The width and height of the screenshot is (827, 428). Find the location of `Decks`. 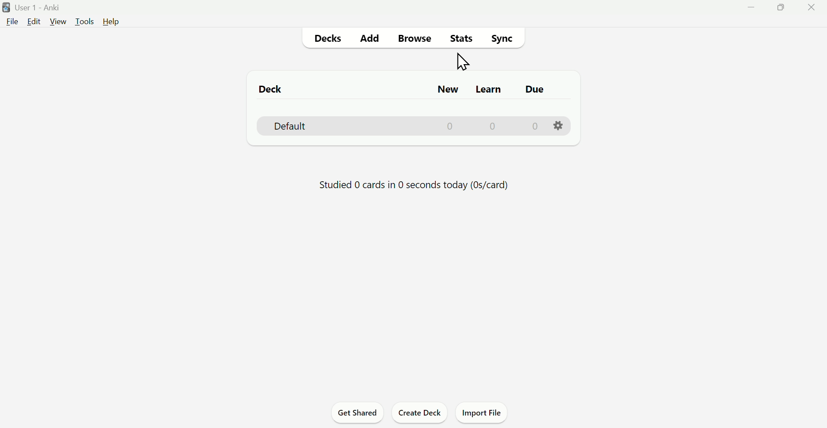

Decks is located at coordinates (330, 37).